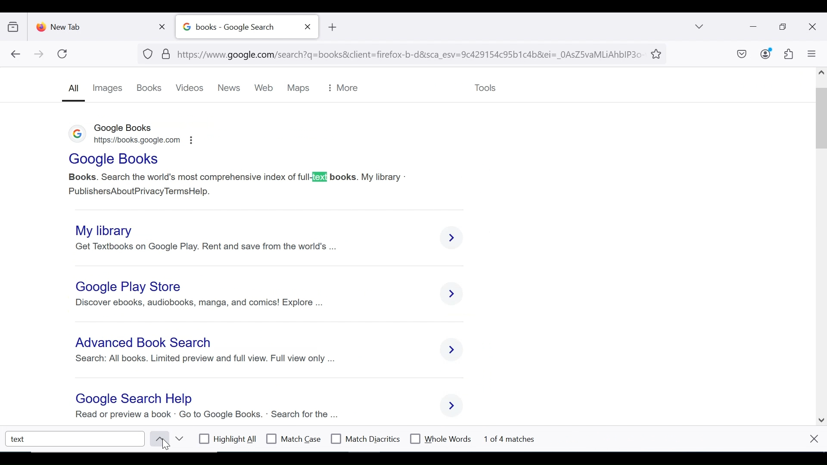  What do you see at coordinates (228, 440) in the screenshot?
I see `highlight all` at bounding box center [228, 440].